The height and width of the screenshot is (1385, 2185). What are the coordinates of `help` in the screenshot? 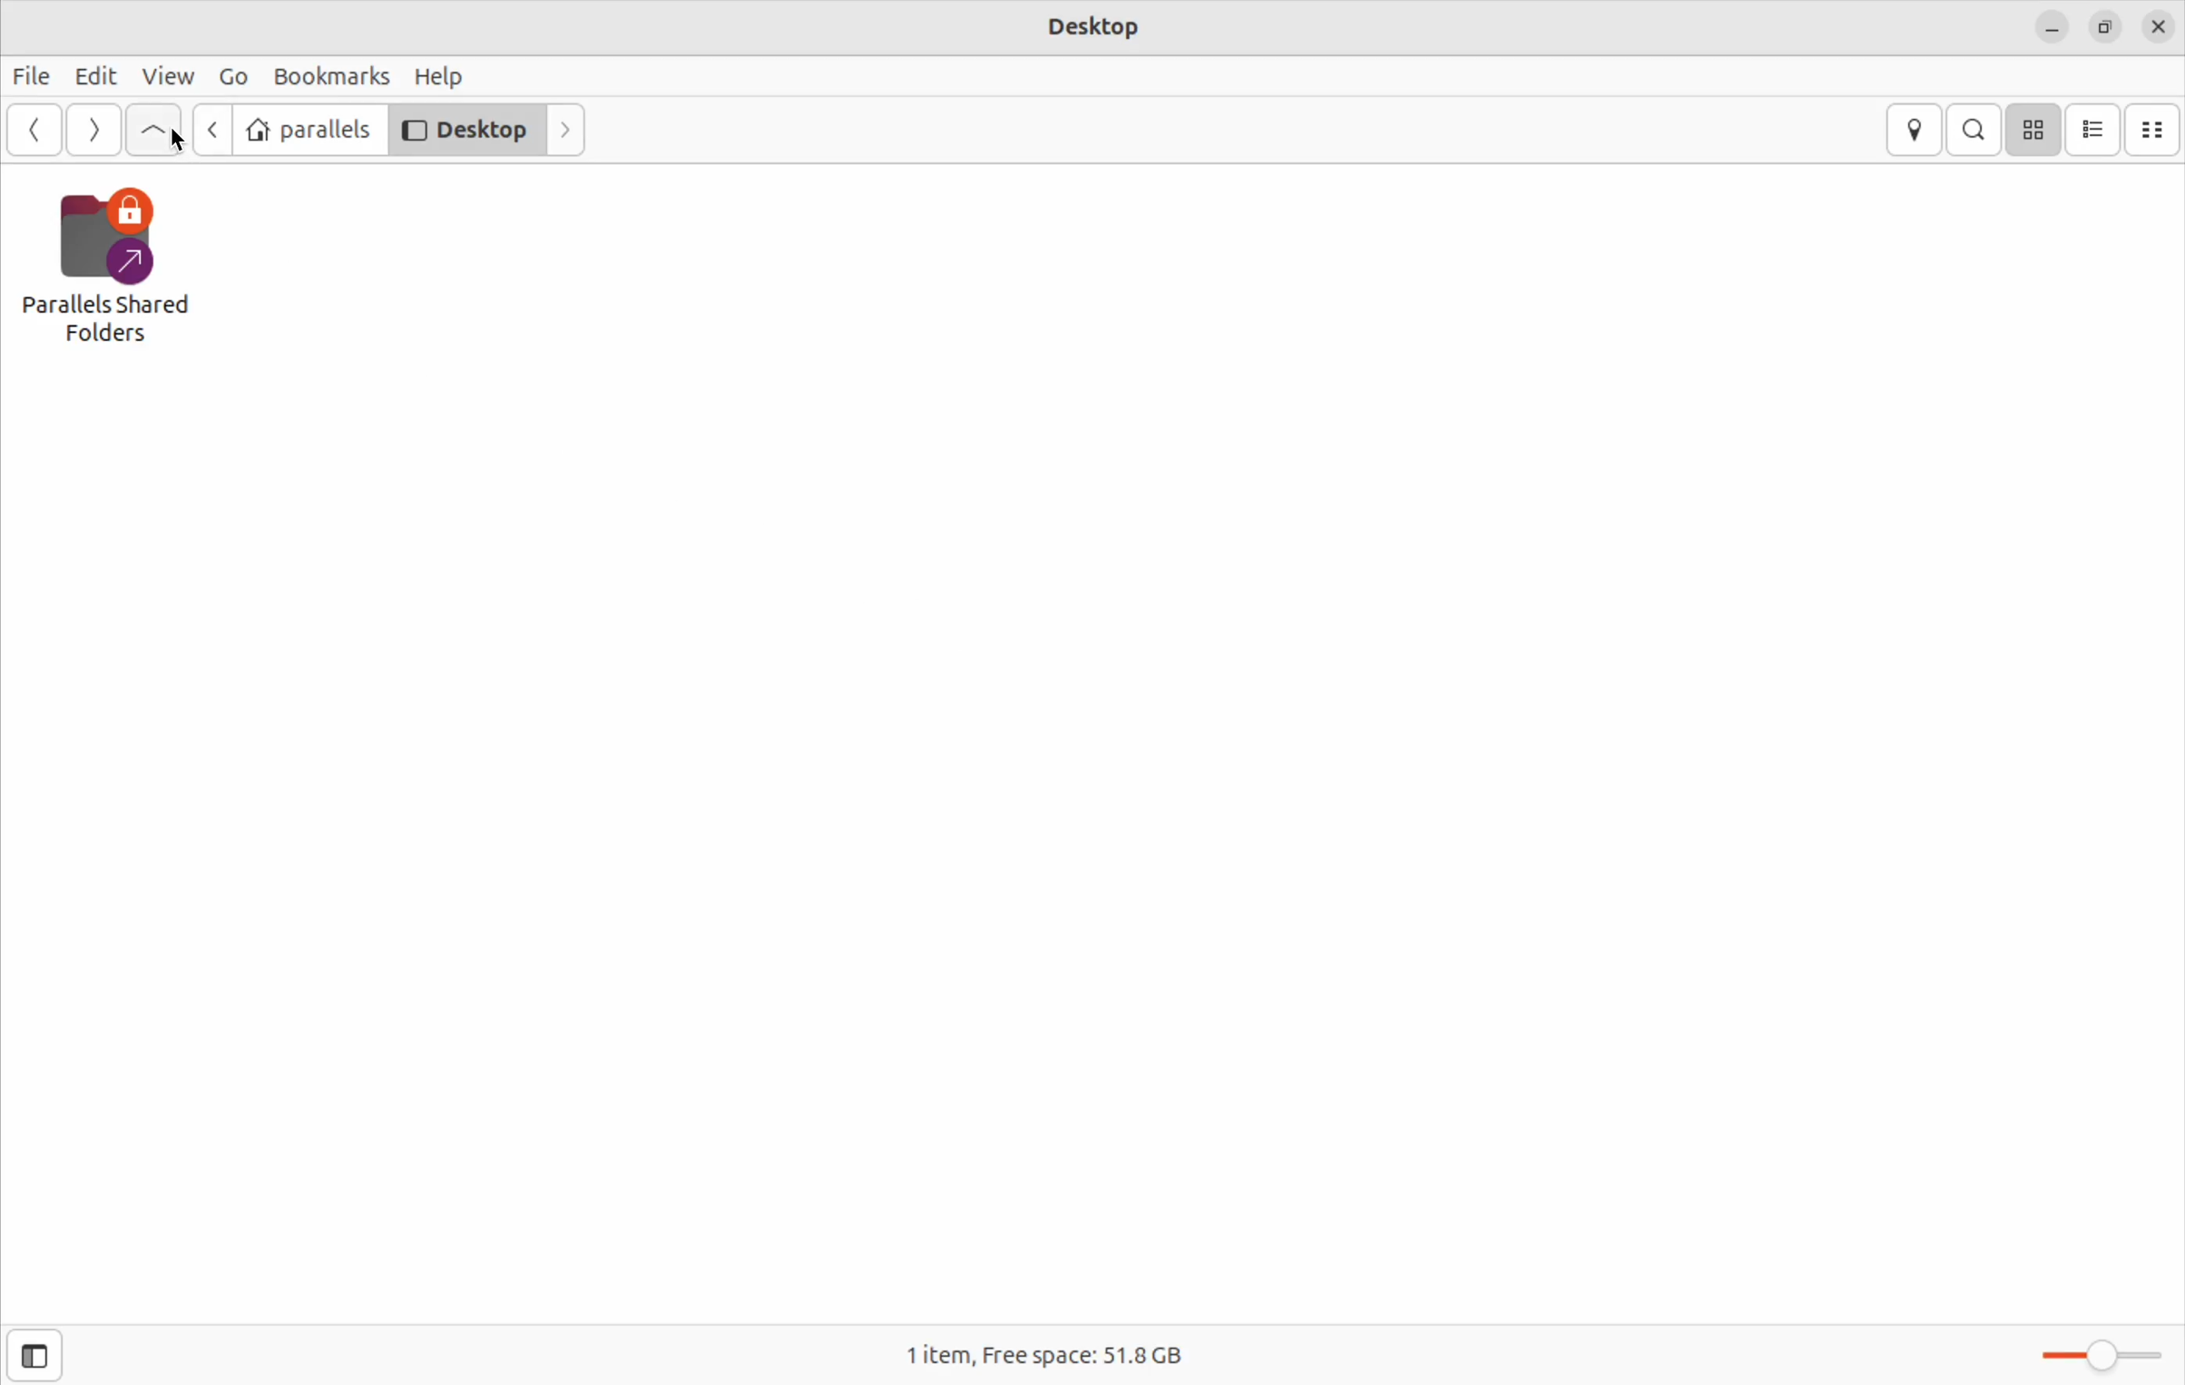 It's located at (446, 76).